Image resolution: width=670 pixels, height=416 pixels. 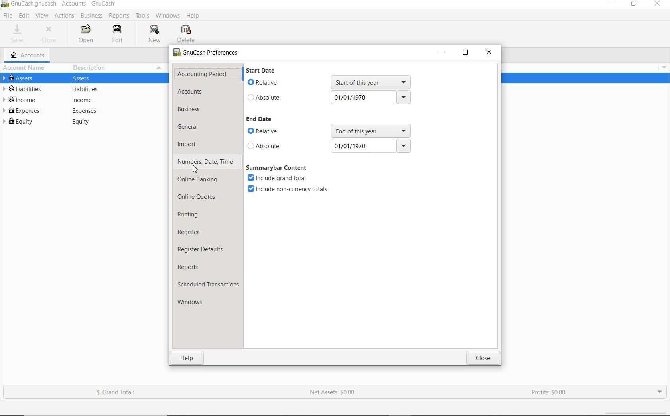 I want to click on register, so click(x=189, y=232).